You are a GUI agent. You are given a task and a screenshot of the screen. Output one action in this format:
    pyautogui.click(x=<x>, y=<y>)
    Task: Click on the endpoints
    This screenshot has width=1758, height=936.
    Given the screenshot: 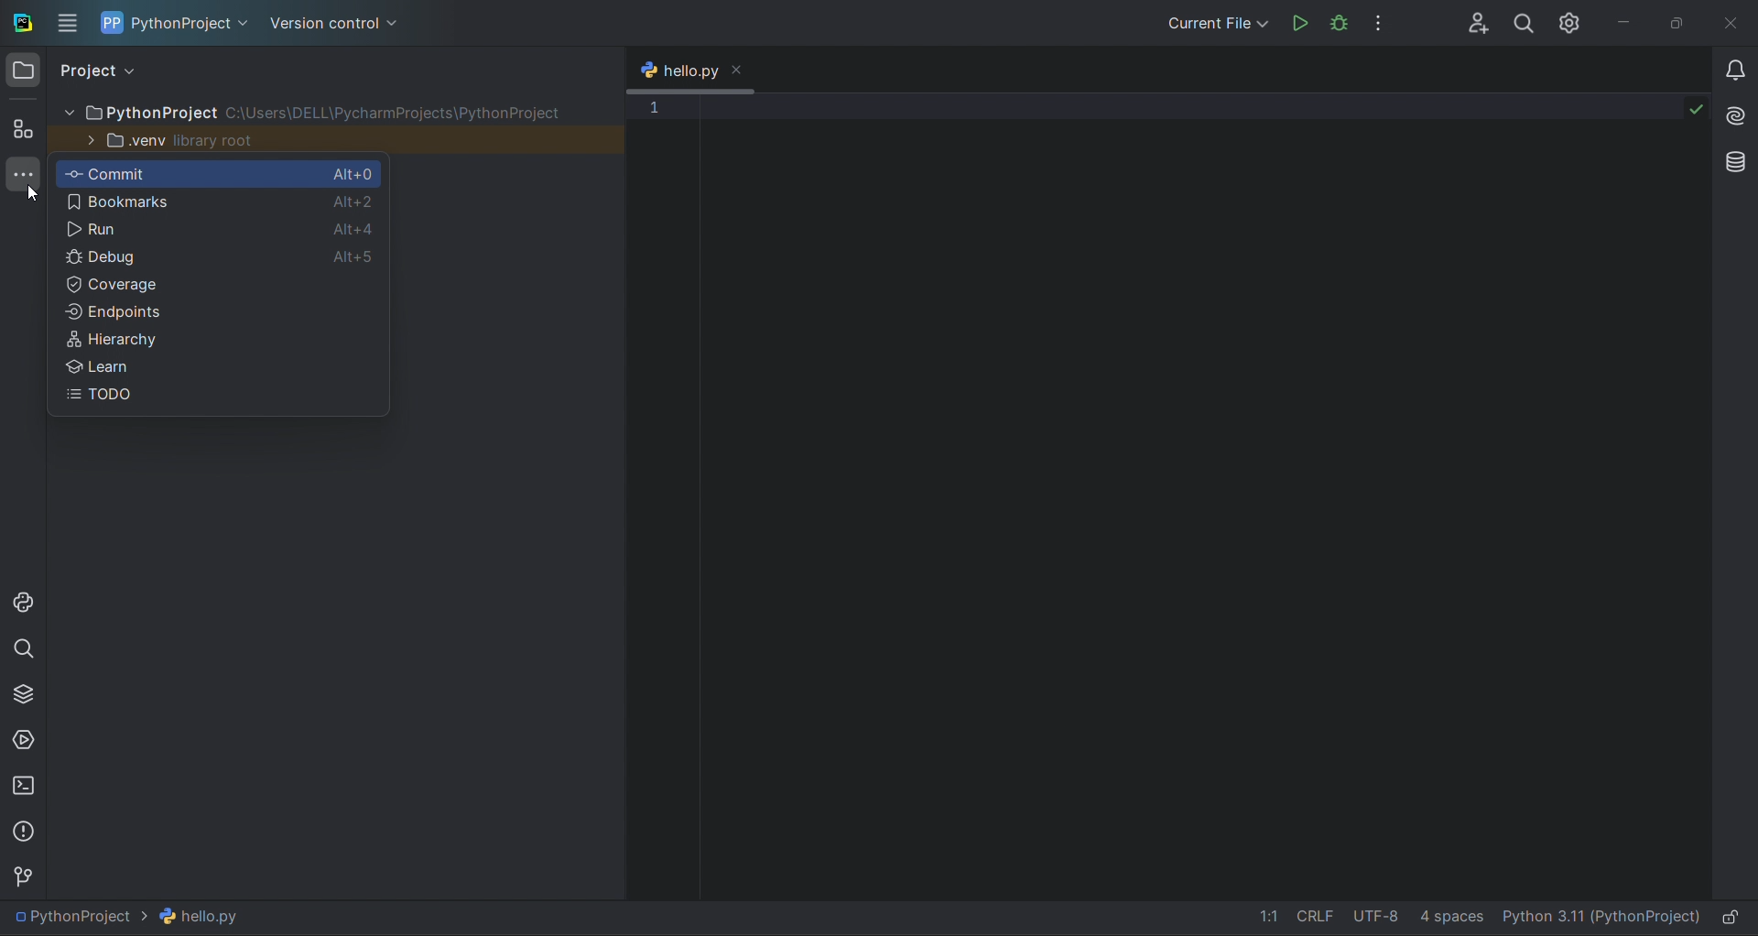 What is the action you would take?
    pyautogui.click(x=218, y=310)
    